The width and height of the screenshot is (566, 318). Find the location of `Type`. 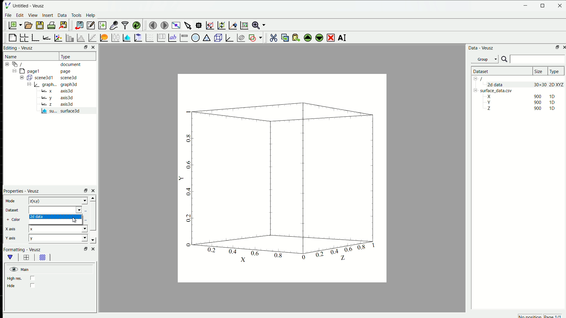

Type is located at coordinates (65, 57).